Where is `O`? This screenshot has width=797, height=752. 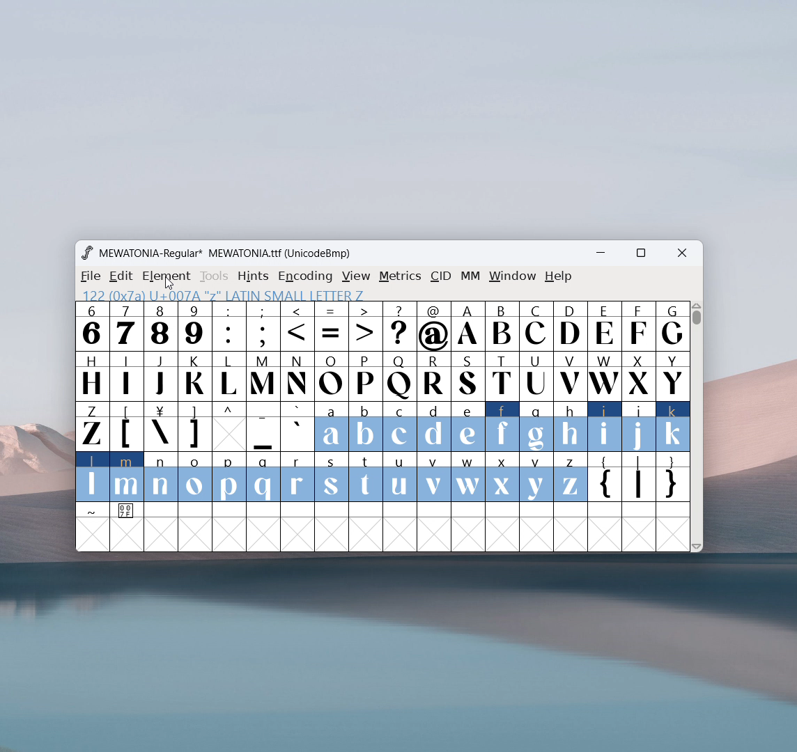 O is located at coordinates (332, 376).